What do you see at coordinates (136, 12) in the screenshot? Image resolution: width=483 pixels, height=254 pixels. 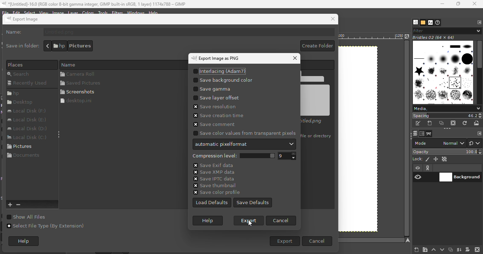 I see `Windows` at bounding box center [136, 12].